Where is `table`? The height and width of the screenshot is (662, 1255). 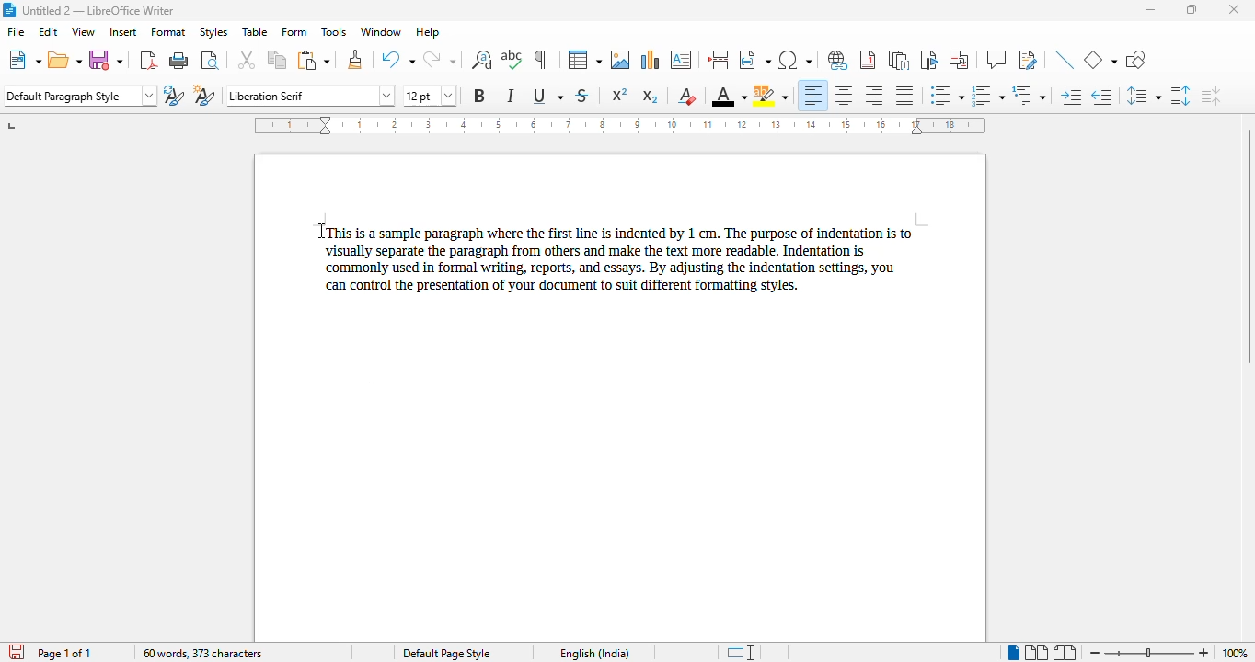
table is located at coordinates (255, 32).